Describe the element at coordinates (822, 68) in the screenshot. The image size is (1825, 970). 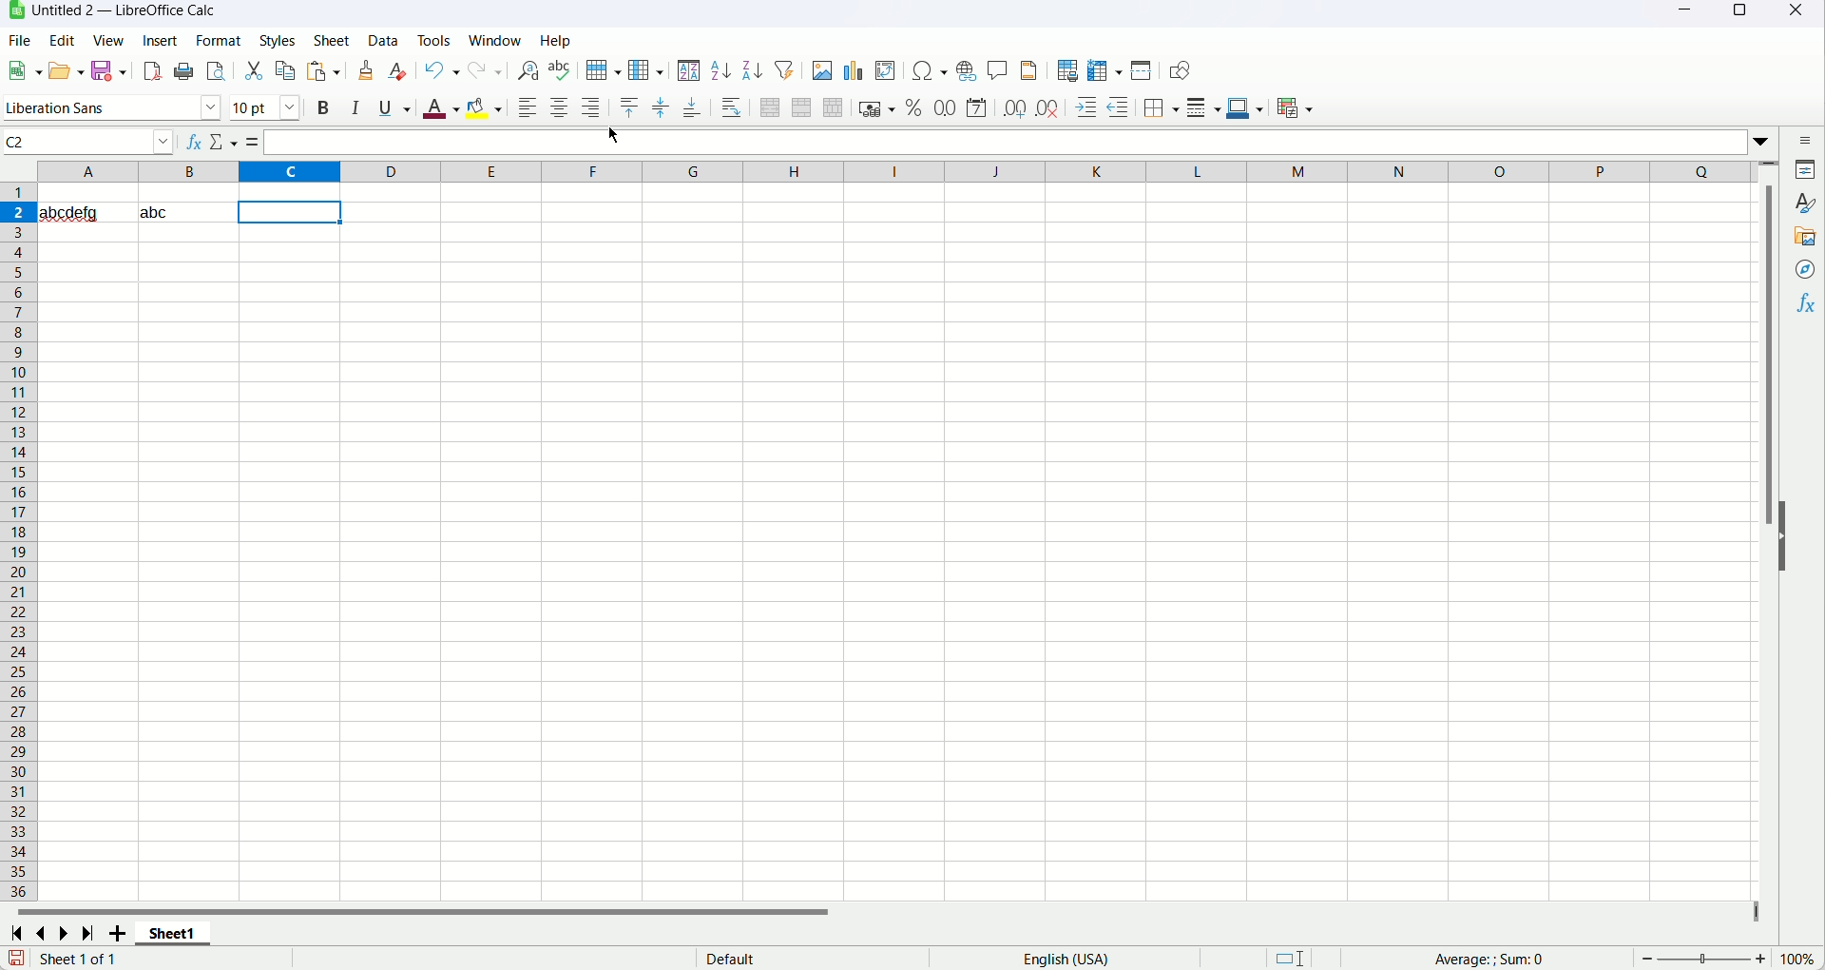
I see `insert image` at that location.